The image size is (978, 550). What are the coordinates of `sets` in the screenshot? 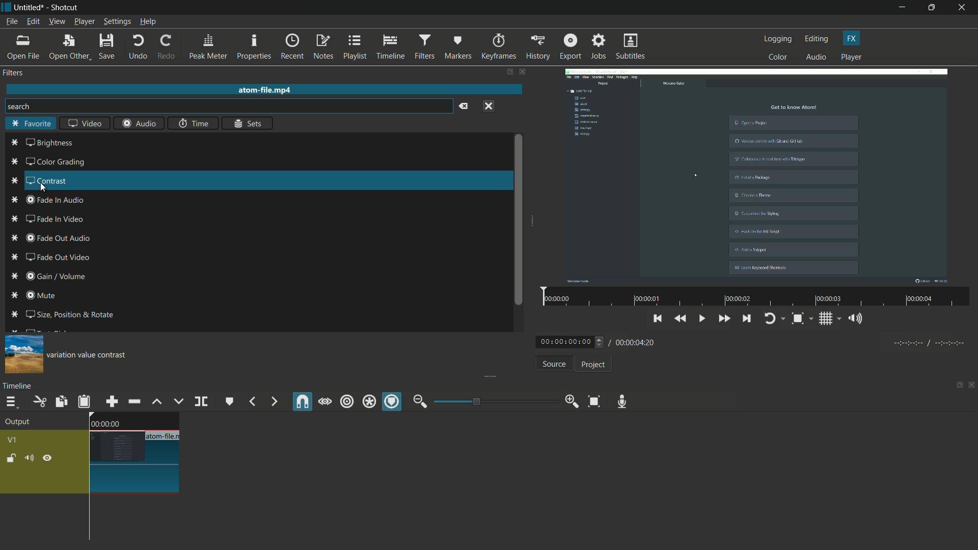 It's located at (249, 123).